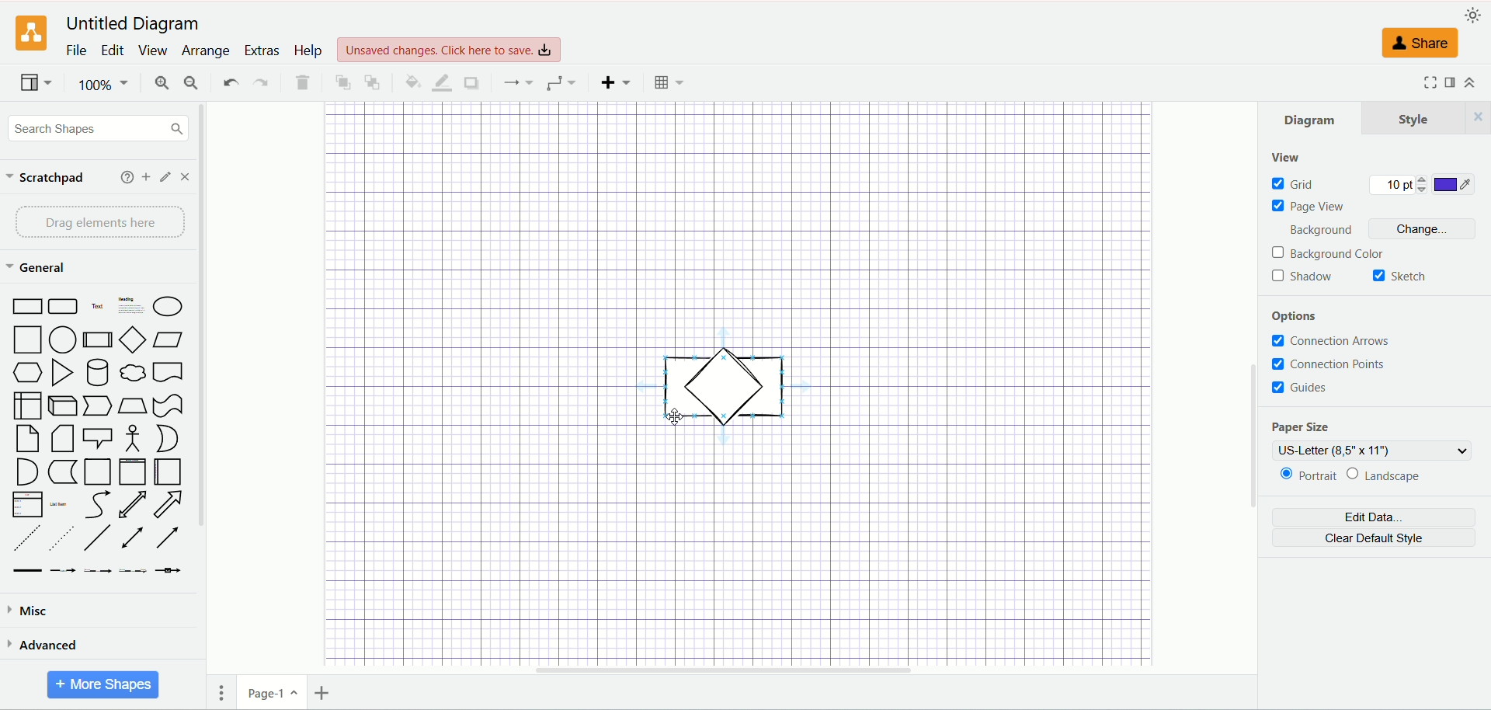 This screenshot has width=1491, height=710. I want to click on to front, so click(344, 81).